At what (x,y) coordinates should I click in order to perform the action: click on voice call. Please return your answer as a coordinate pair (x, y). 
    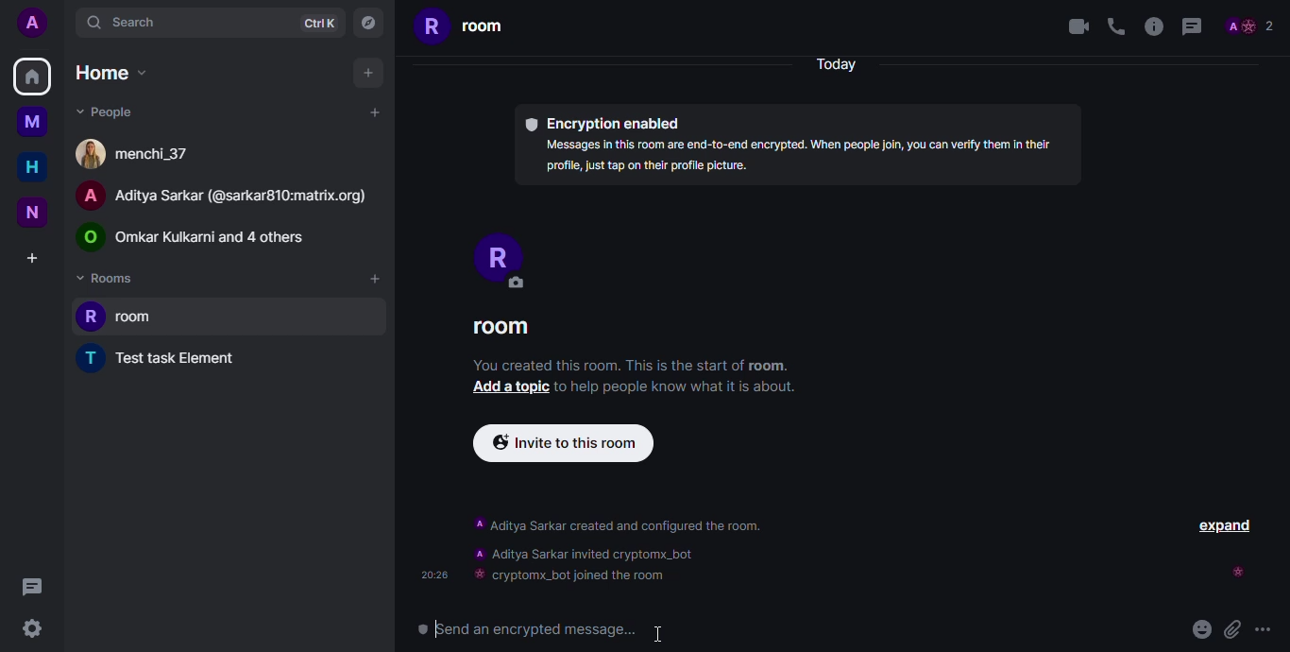
    Looking at the image, I should click on (1117, 26).